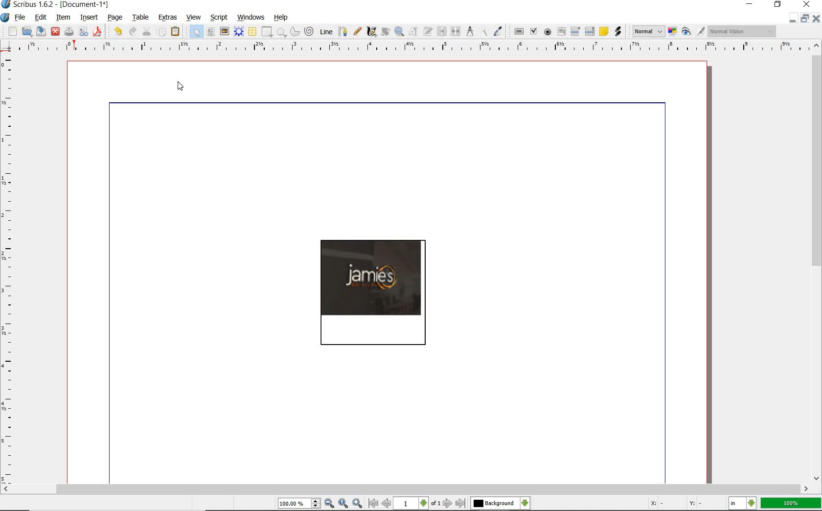 The height and width of the screenshot is (511, 822). What do you see at coordinates (484, 31) in the screenshot?
I see `copy item properties` at bounding box center [484, 31].